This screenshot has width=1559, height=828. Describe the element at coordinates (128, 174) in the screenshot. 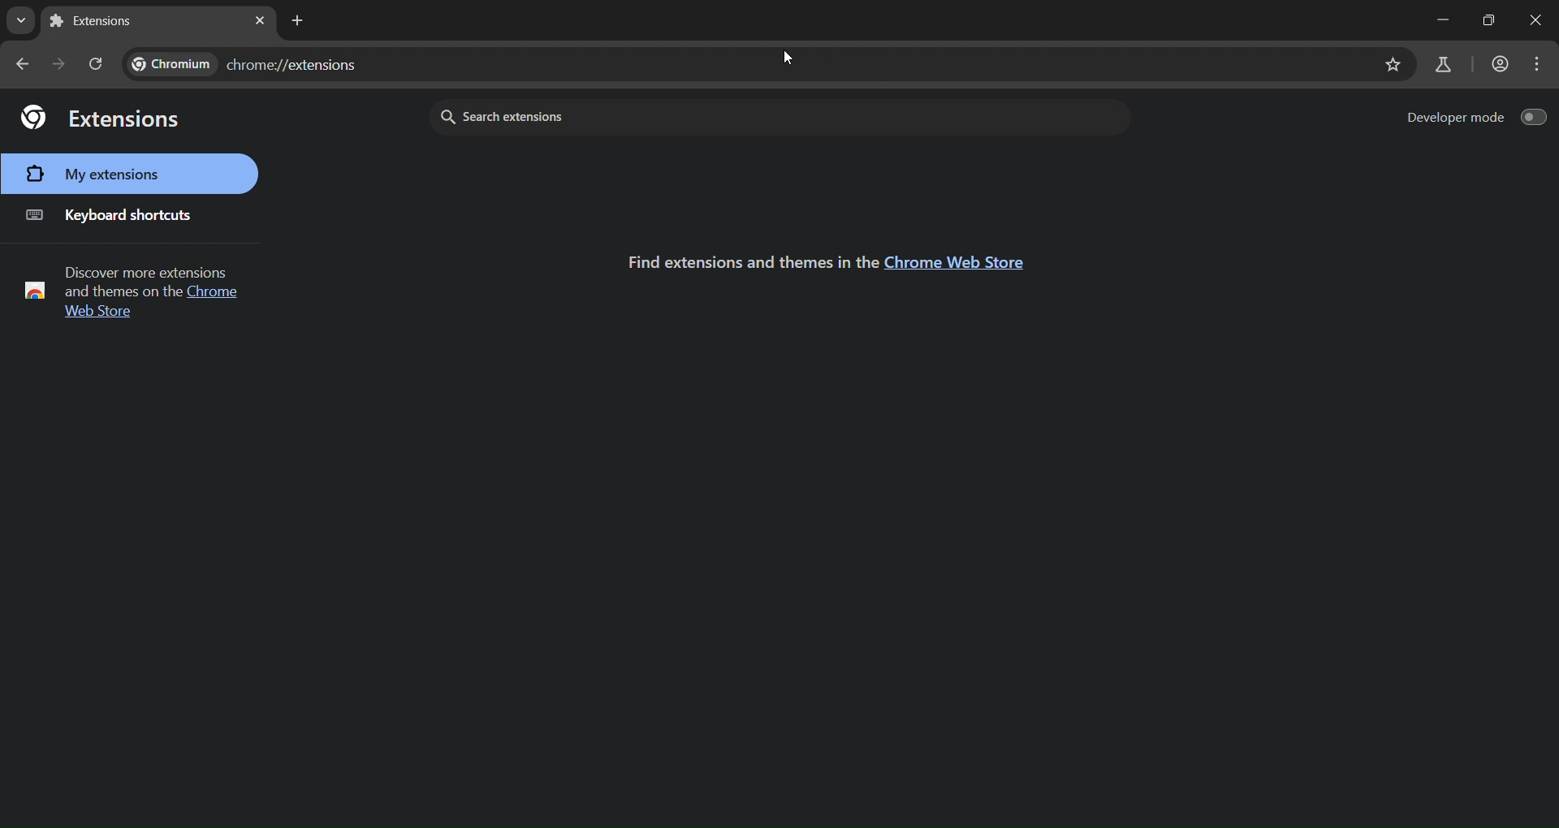

I see `my extensions` at that location.